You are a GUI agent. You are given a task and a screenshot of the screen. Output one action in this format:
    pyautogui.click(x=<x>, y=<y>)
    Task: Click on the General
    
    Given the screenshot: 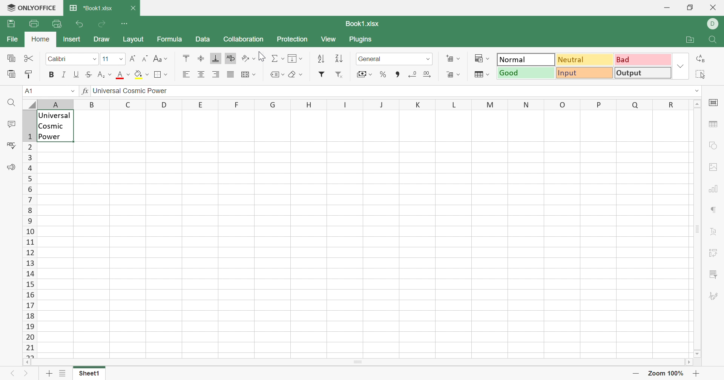 What is the action you would take?
    pyautogui.click(x=372, y=59)
    